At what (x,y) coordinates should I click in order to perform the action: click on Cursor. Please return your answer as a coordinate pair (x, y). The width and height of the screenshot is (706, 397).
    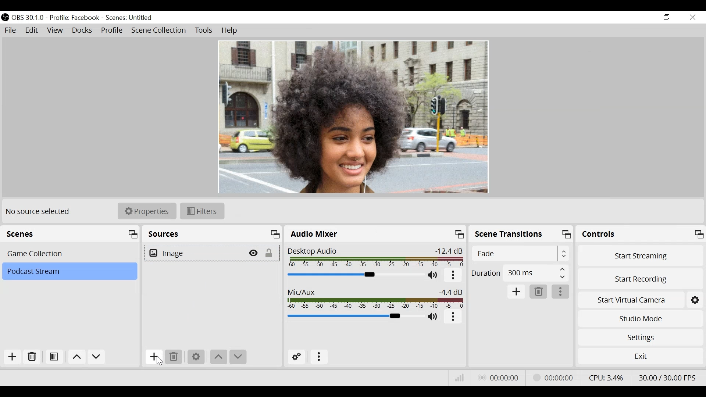
    Looking at the image, I should click on (157, 362).